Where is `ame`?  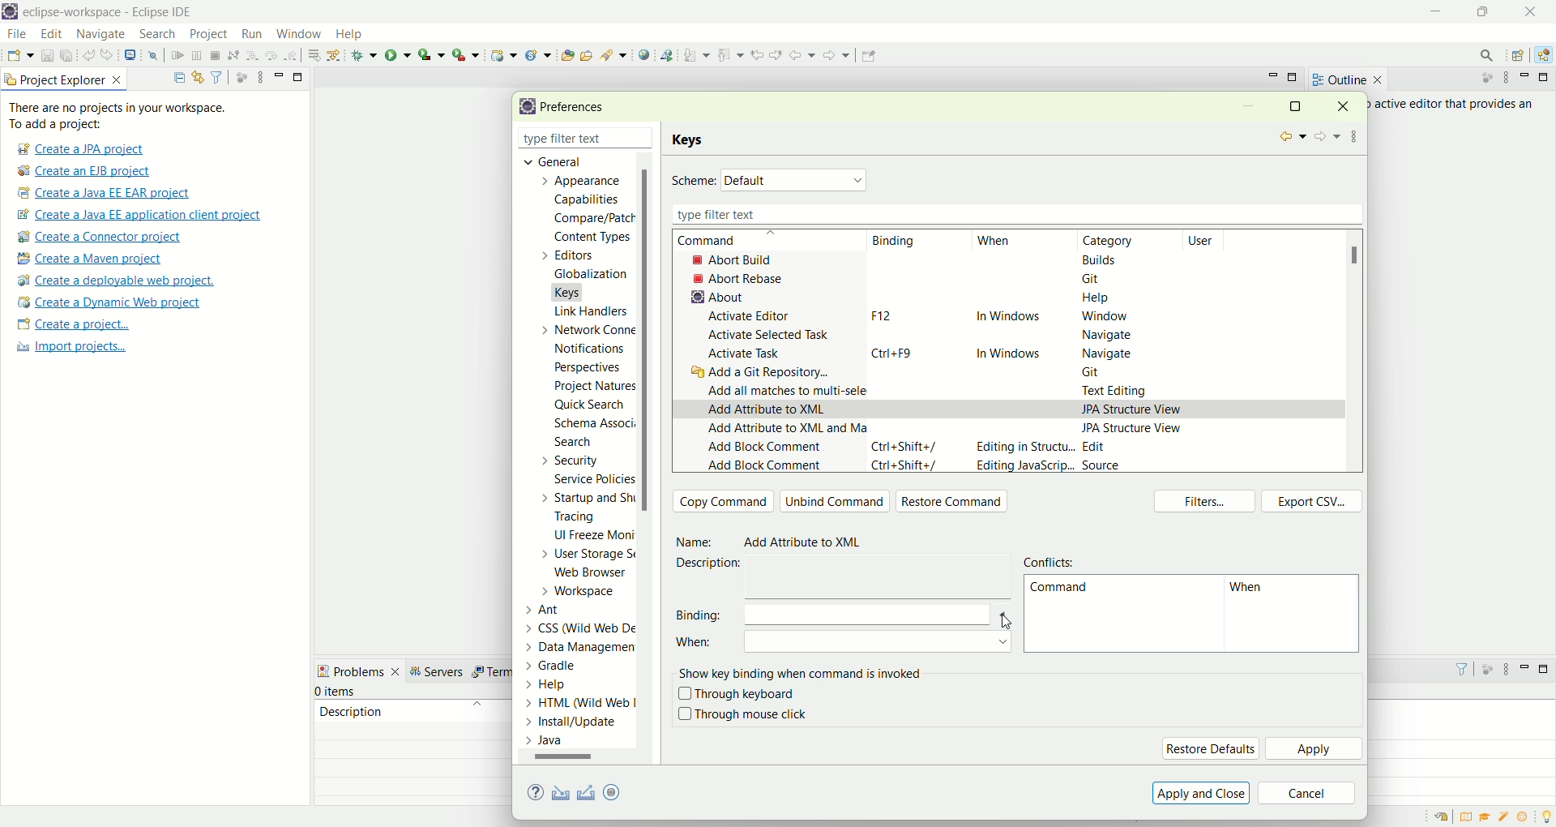 ame is located at coordinates (697, 542).